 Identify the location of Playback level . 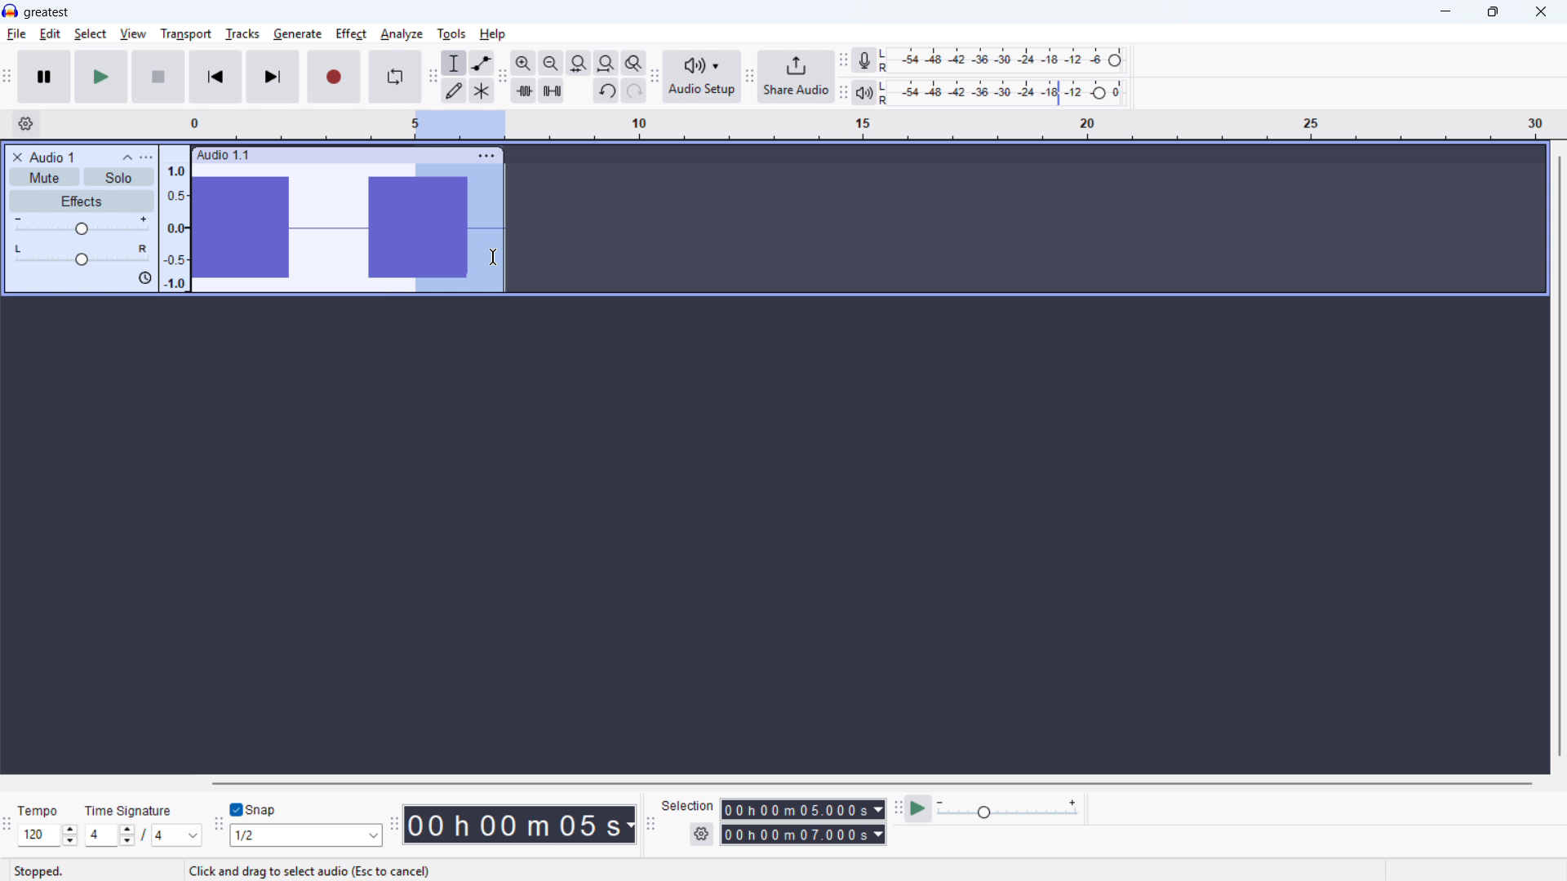
(1006, 93).